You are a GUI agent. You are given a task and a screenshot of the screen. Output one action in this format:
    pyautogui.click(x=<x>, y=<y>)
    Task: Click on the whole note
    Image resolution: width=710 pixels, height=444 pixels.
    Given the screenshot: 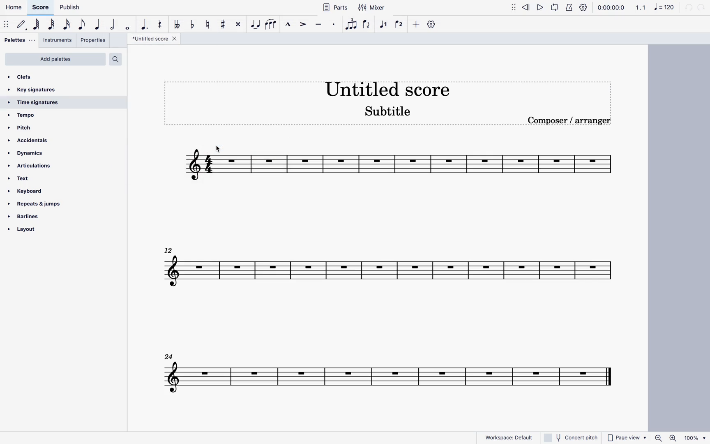 What is the action you would take?
    pyautogui.click(x=127, y=28)
    